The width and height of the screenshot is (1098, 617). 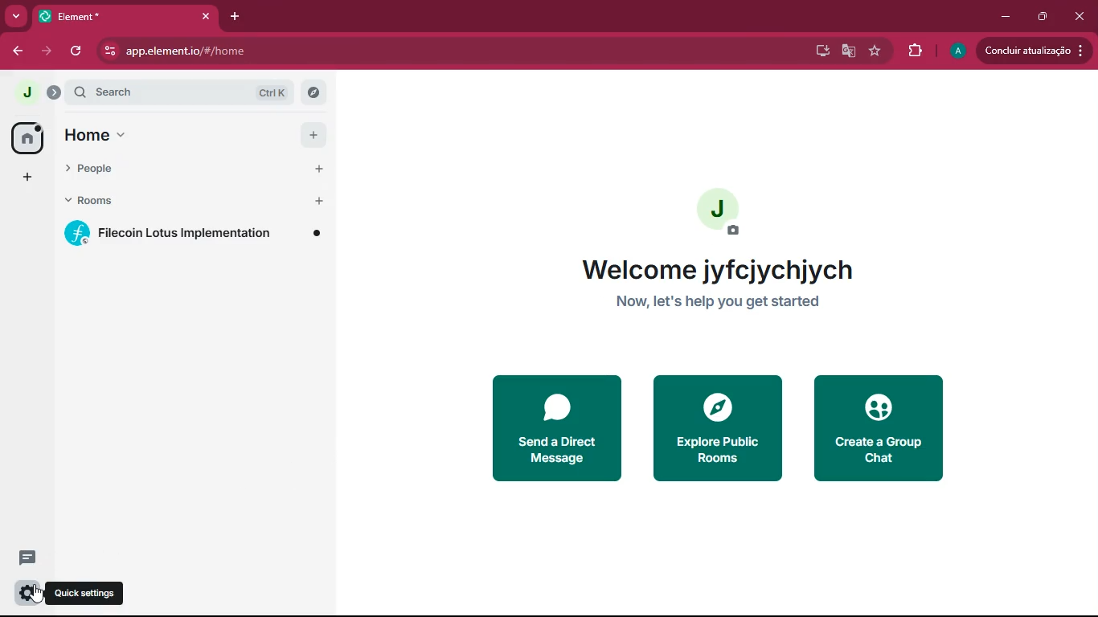 I want to click on add profile picture, so click(x=726, y=211).